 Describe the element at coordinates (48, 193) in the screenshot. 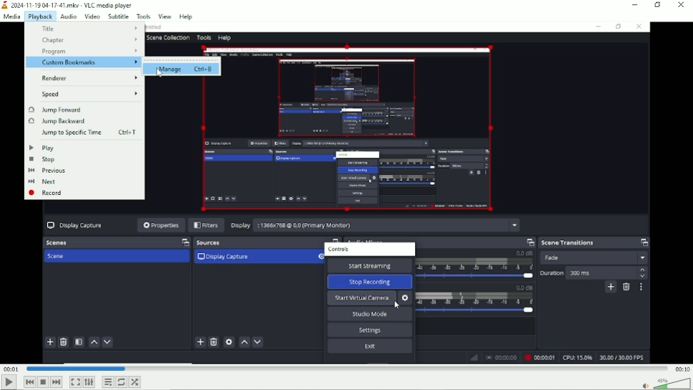

I see `record` at that location.